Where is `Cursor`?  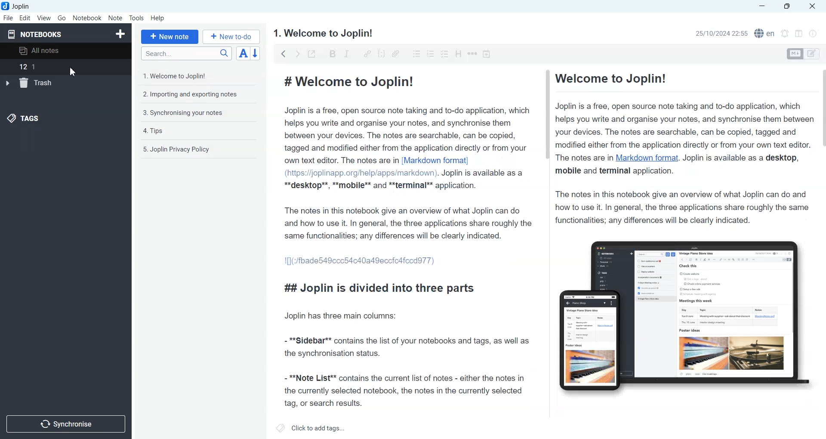 Cursor is located at coordinates (74, 72).